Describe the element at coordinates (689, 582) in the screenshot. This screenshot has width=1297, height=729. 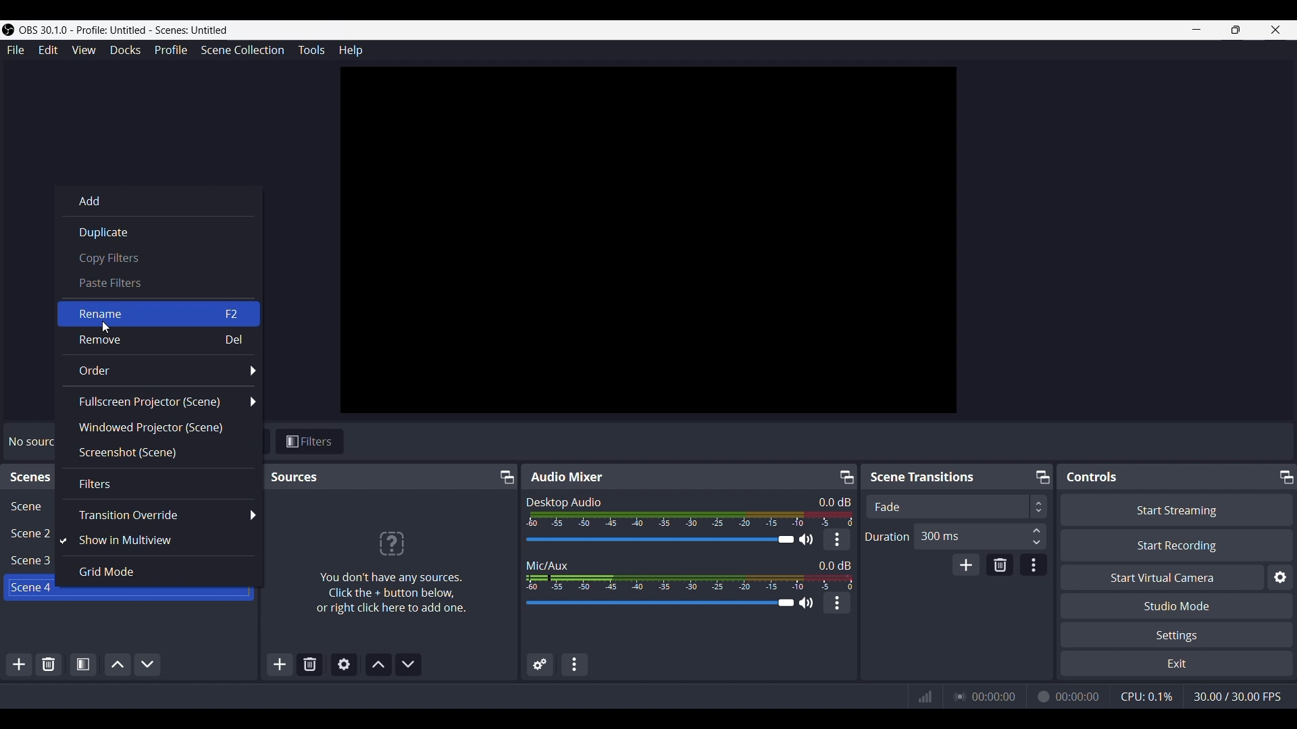
I see `Volume Meter` at that location.